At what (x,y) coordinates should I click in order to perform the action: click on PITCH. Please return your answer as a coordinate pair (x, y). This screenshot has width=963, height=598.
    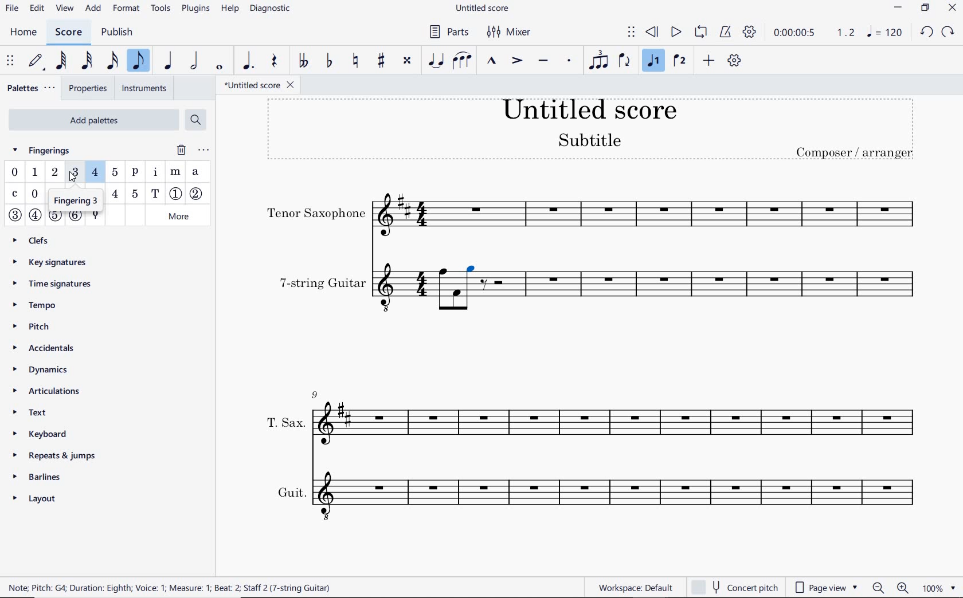
    Looking at the image, I should click on (44, 326).